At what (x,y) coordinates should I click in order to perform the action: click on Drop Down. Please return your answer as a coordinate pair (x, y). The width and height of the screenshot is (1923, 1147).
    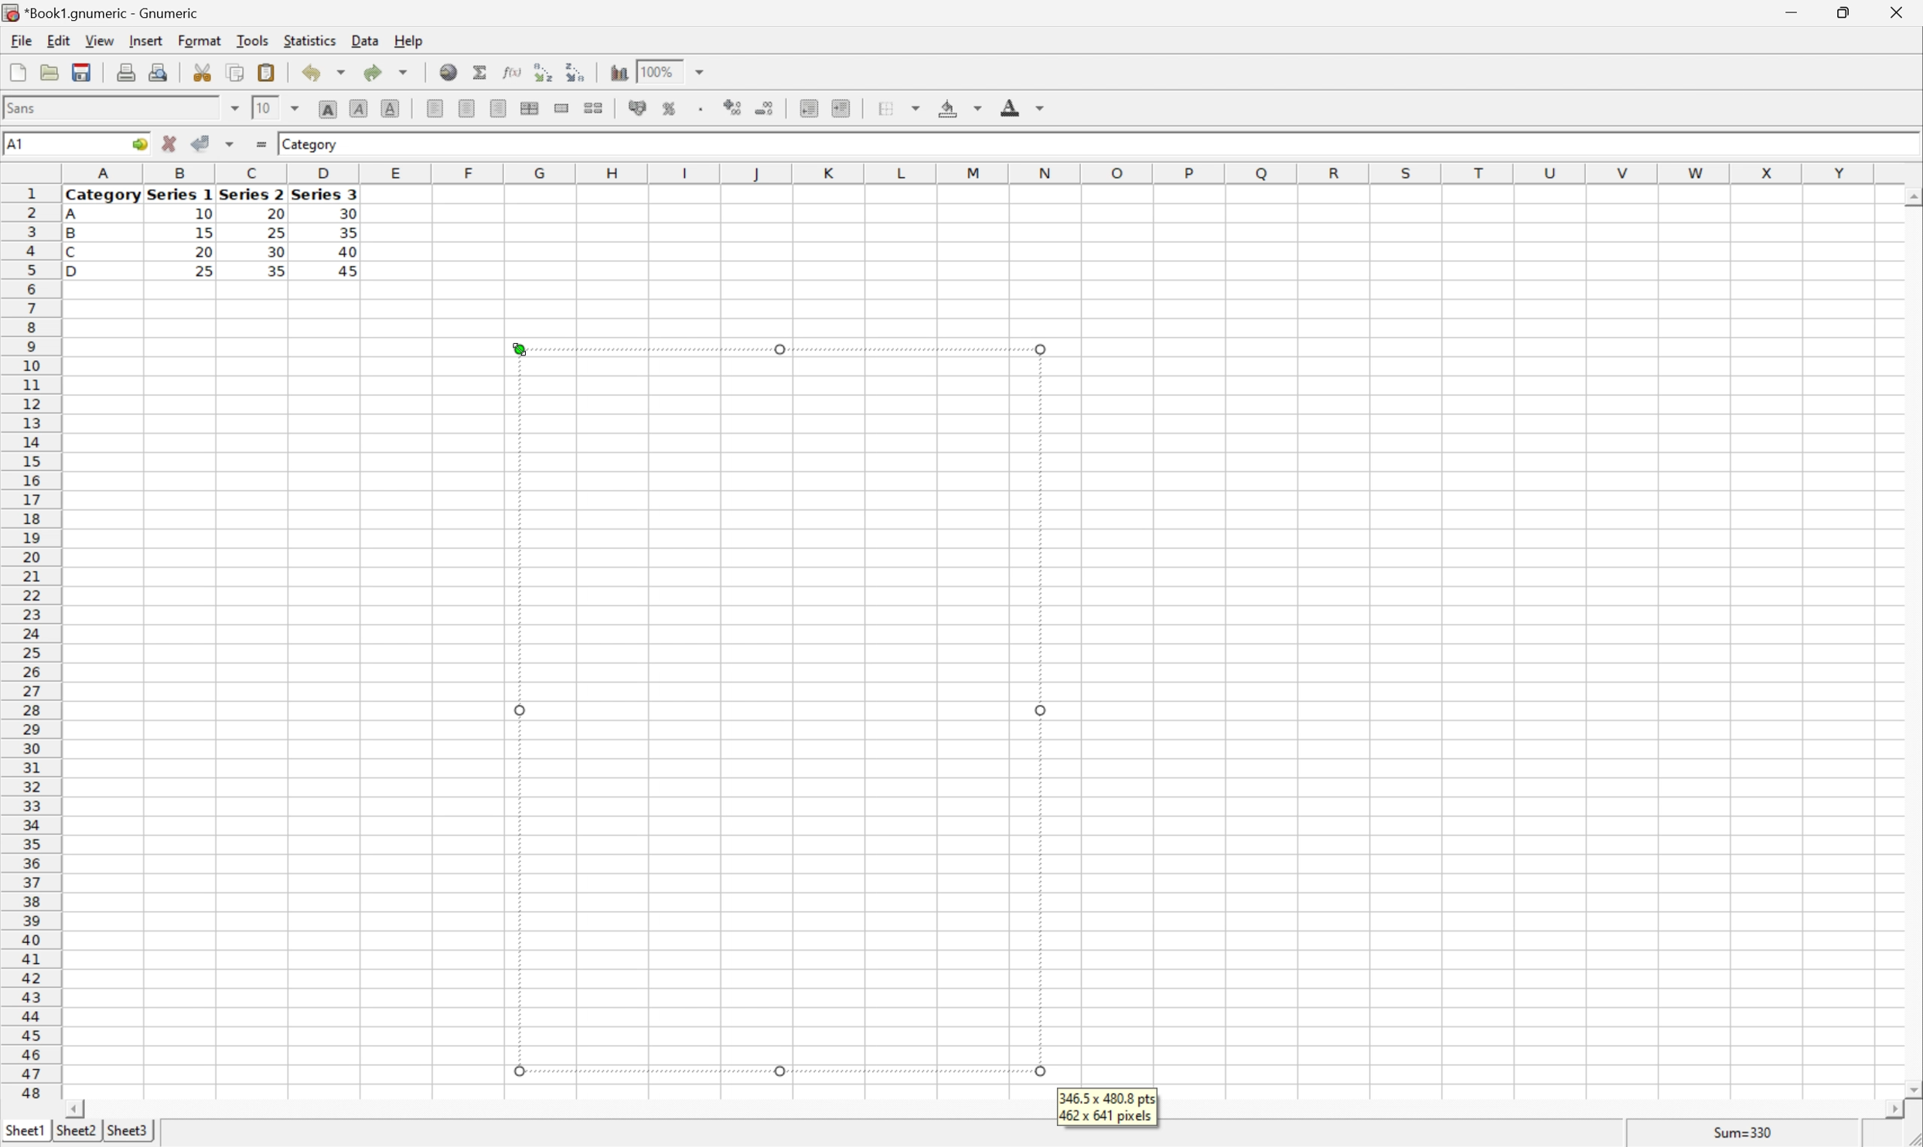
    Looking at the image, I should click on (295, 109).